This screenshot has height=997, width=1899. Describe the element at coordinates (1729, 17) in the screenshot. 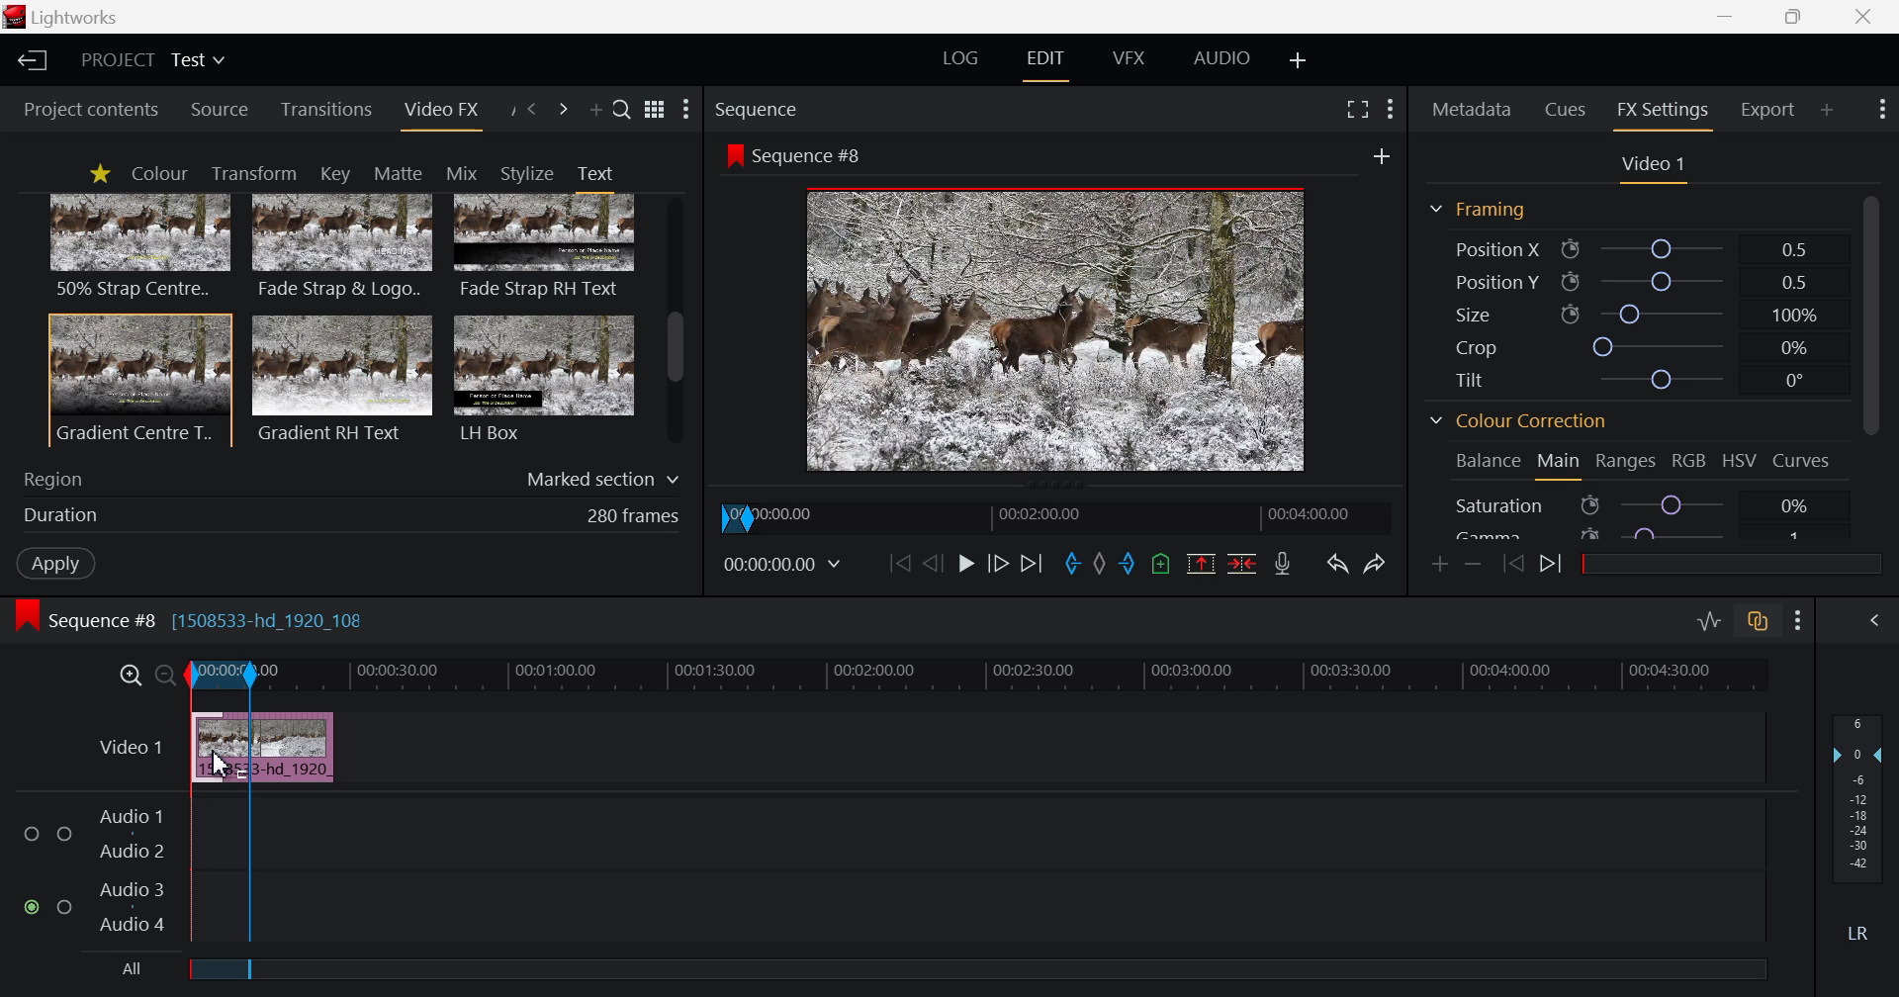

I see `Restore Down` at that location.